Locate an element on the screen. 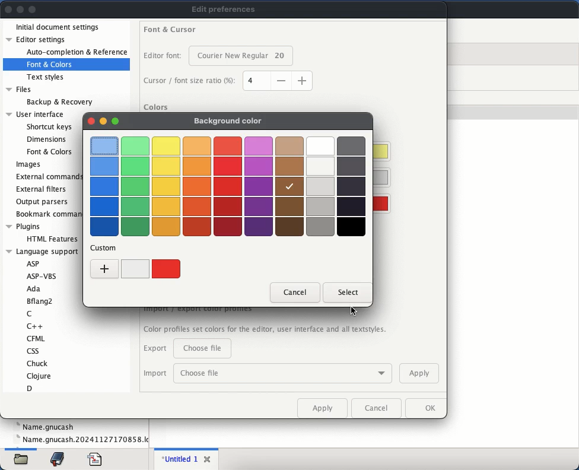 The width and height of the screenshot is (579, 470). Font & Colors is located at coordinates (49, 153).